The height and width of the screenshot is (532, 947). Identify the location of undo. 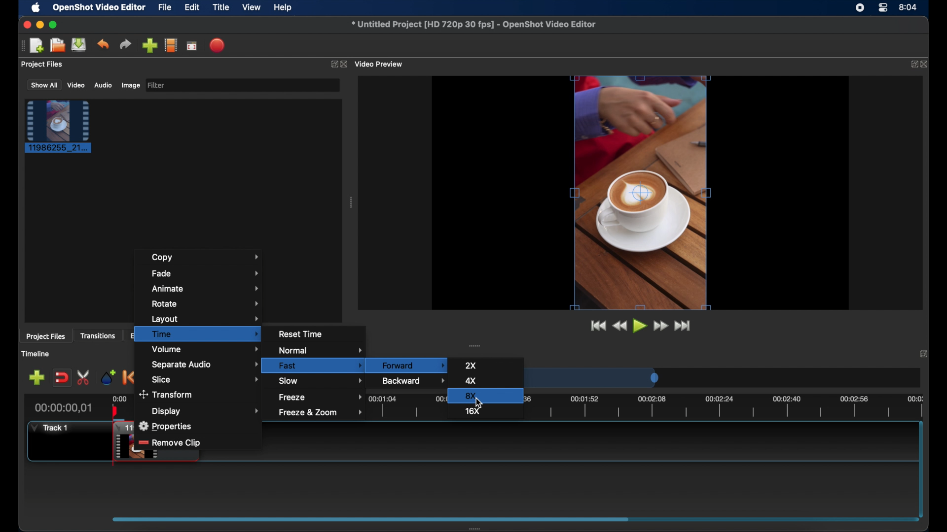
(104, 44).